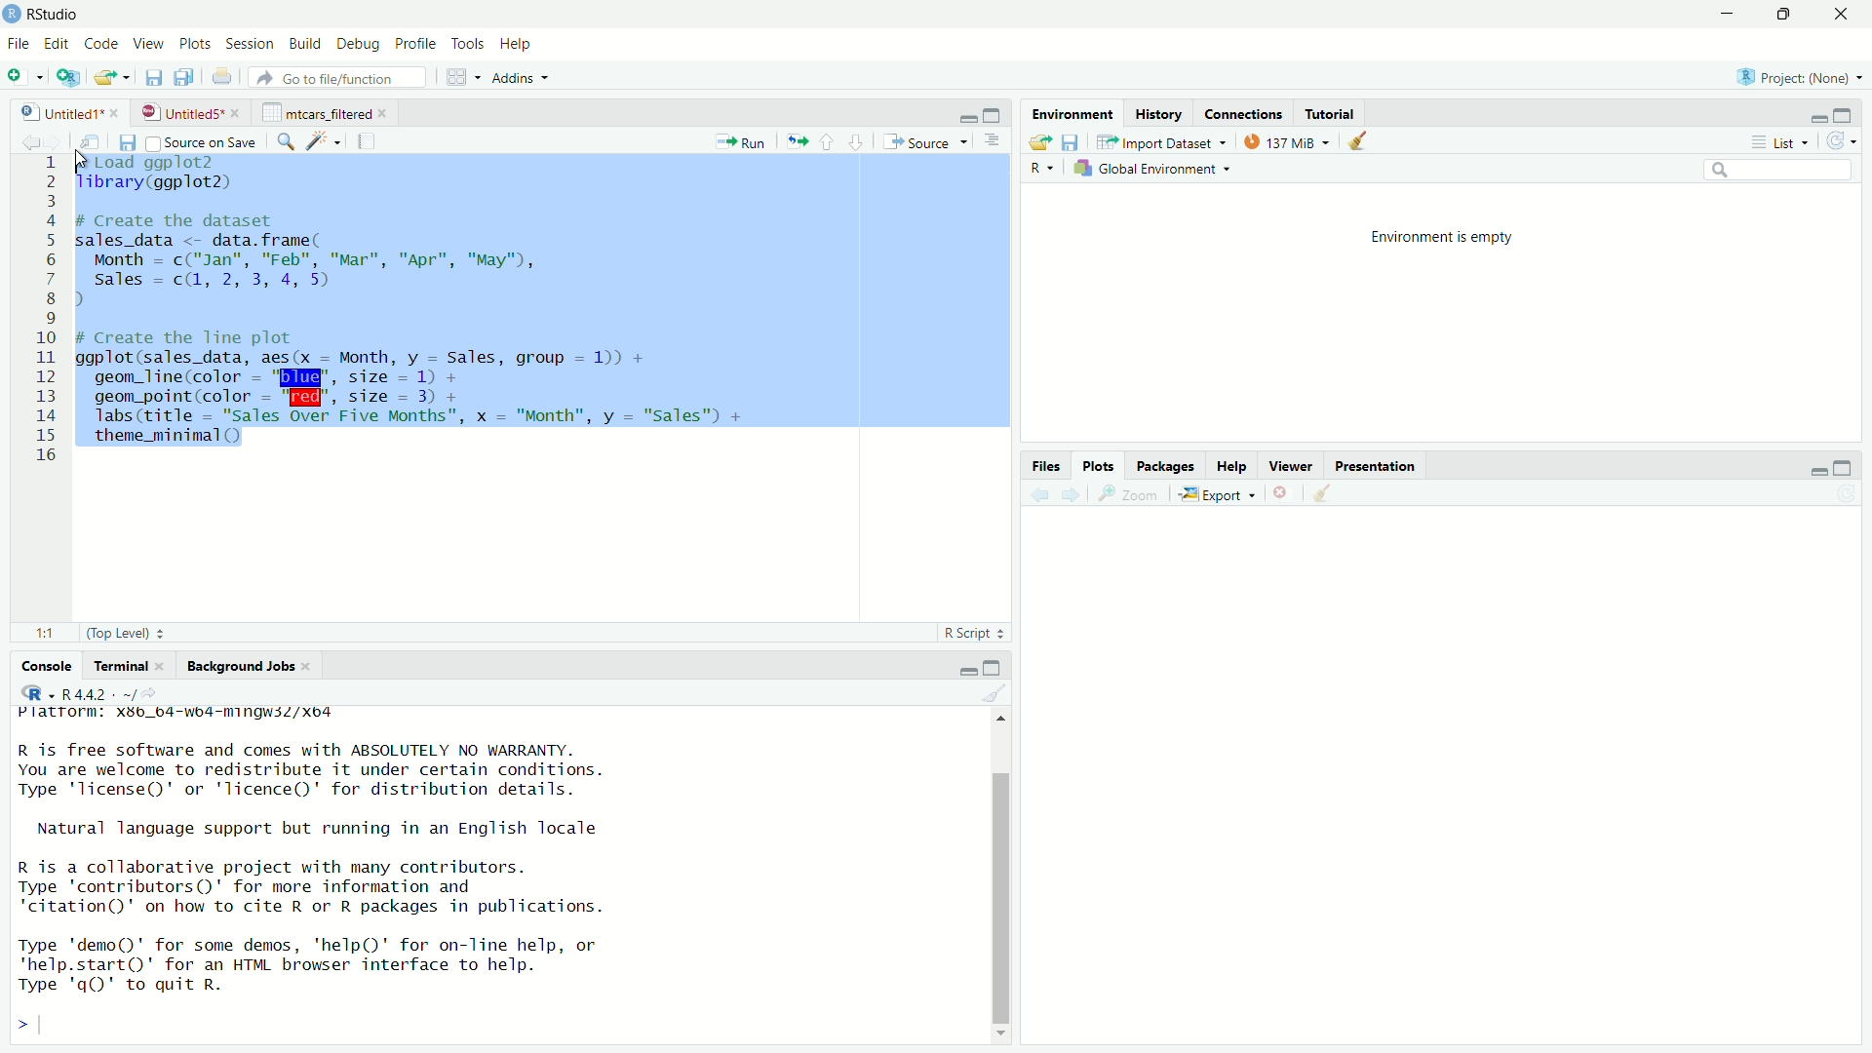  I want to click on Packages, so click(1166, 466).